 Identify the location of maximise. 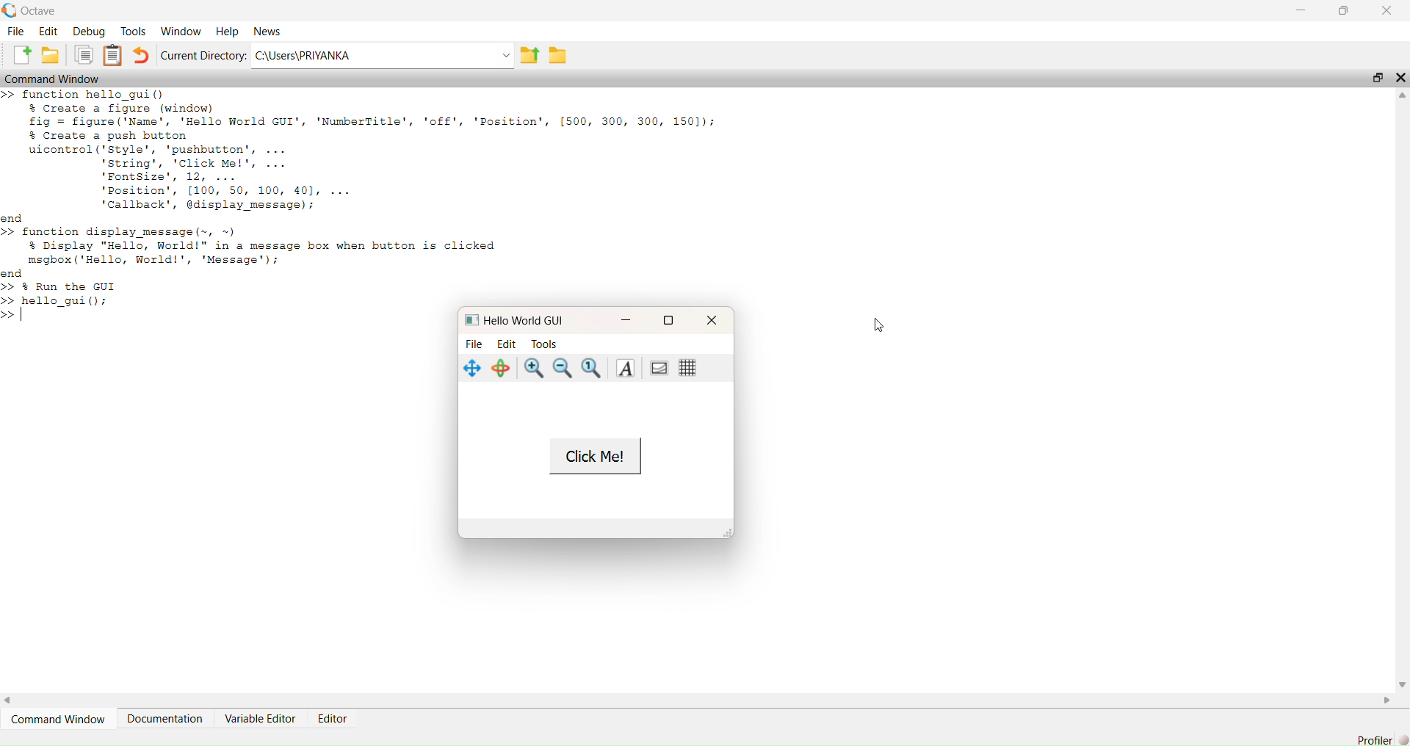
(670, 322).